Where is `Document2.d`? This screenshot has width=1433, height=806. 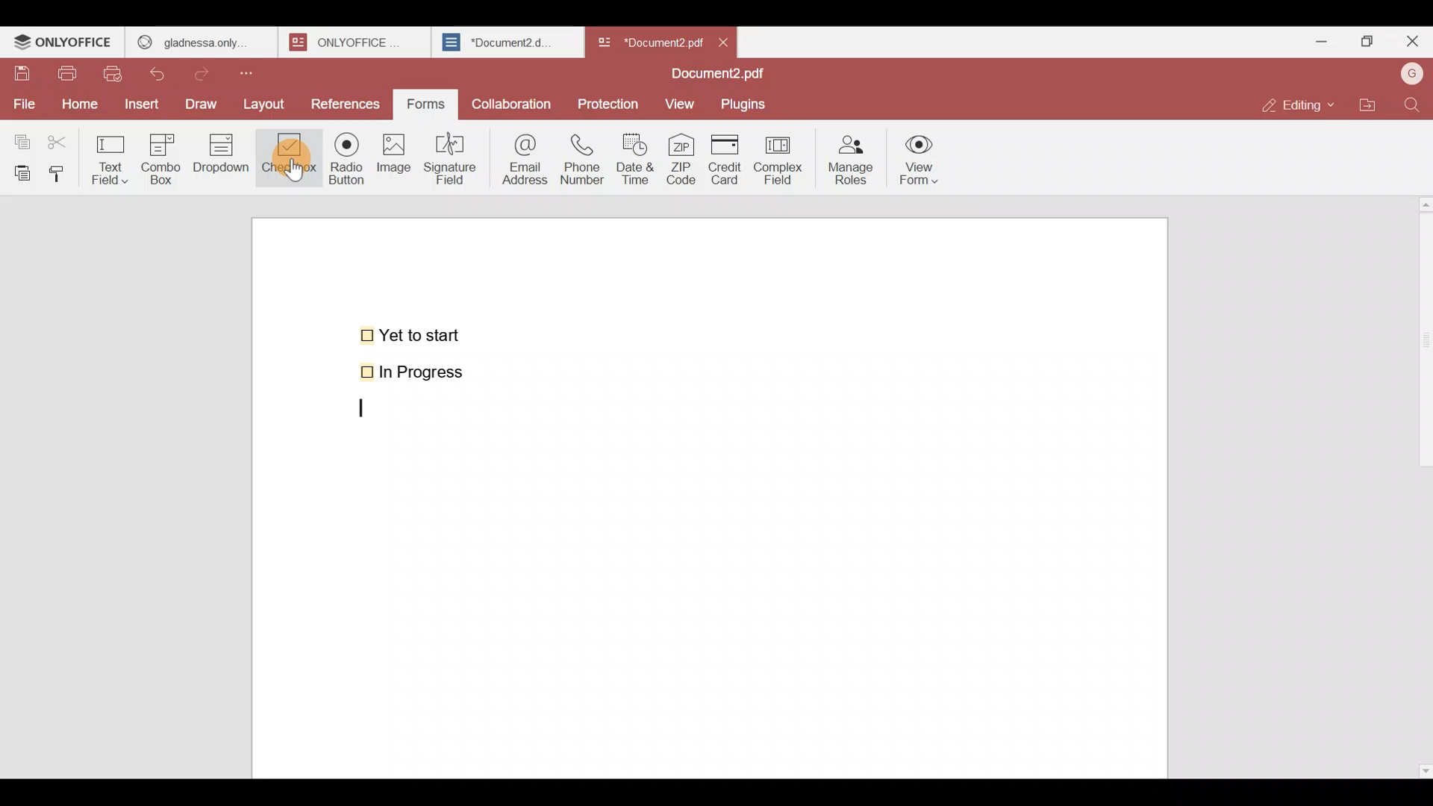
Document2.d is located at coordinates (507, 46).